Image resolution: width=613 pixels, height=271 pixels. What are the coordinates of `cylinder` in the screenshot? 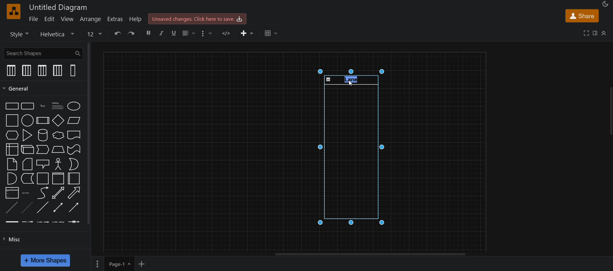 It's located at (43, 135).